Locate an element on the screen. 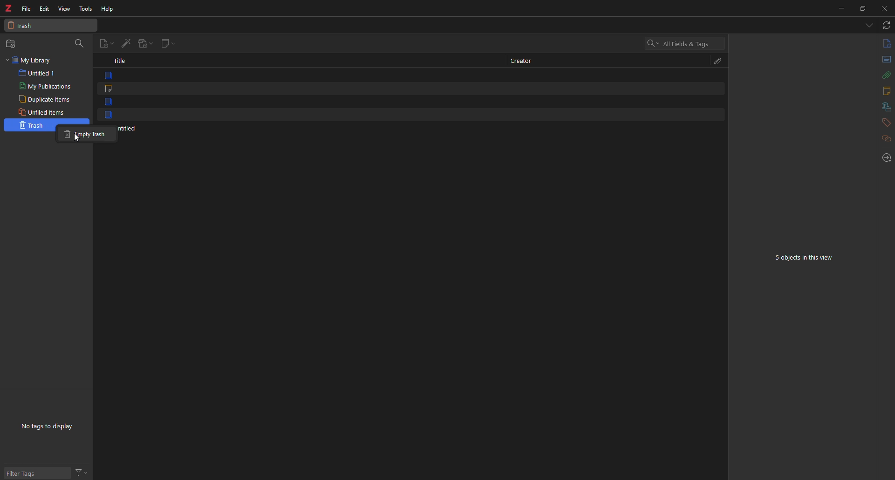  add item is located at coordinates (125, 42).